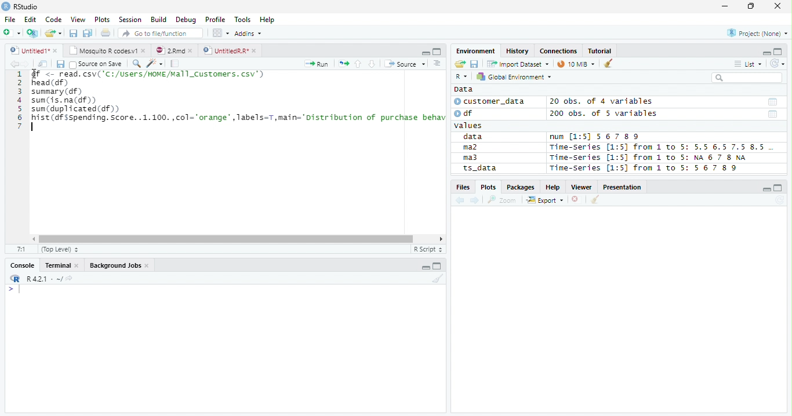  I want to click on Previous, so click(462, 200).